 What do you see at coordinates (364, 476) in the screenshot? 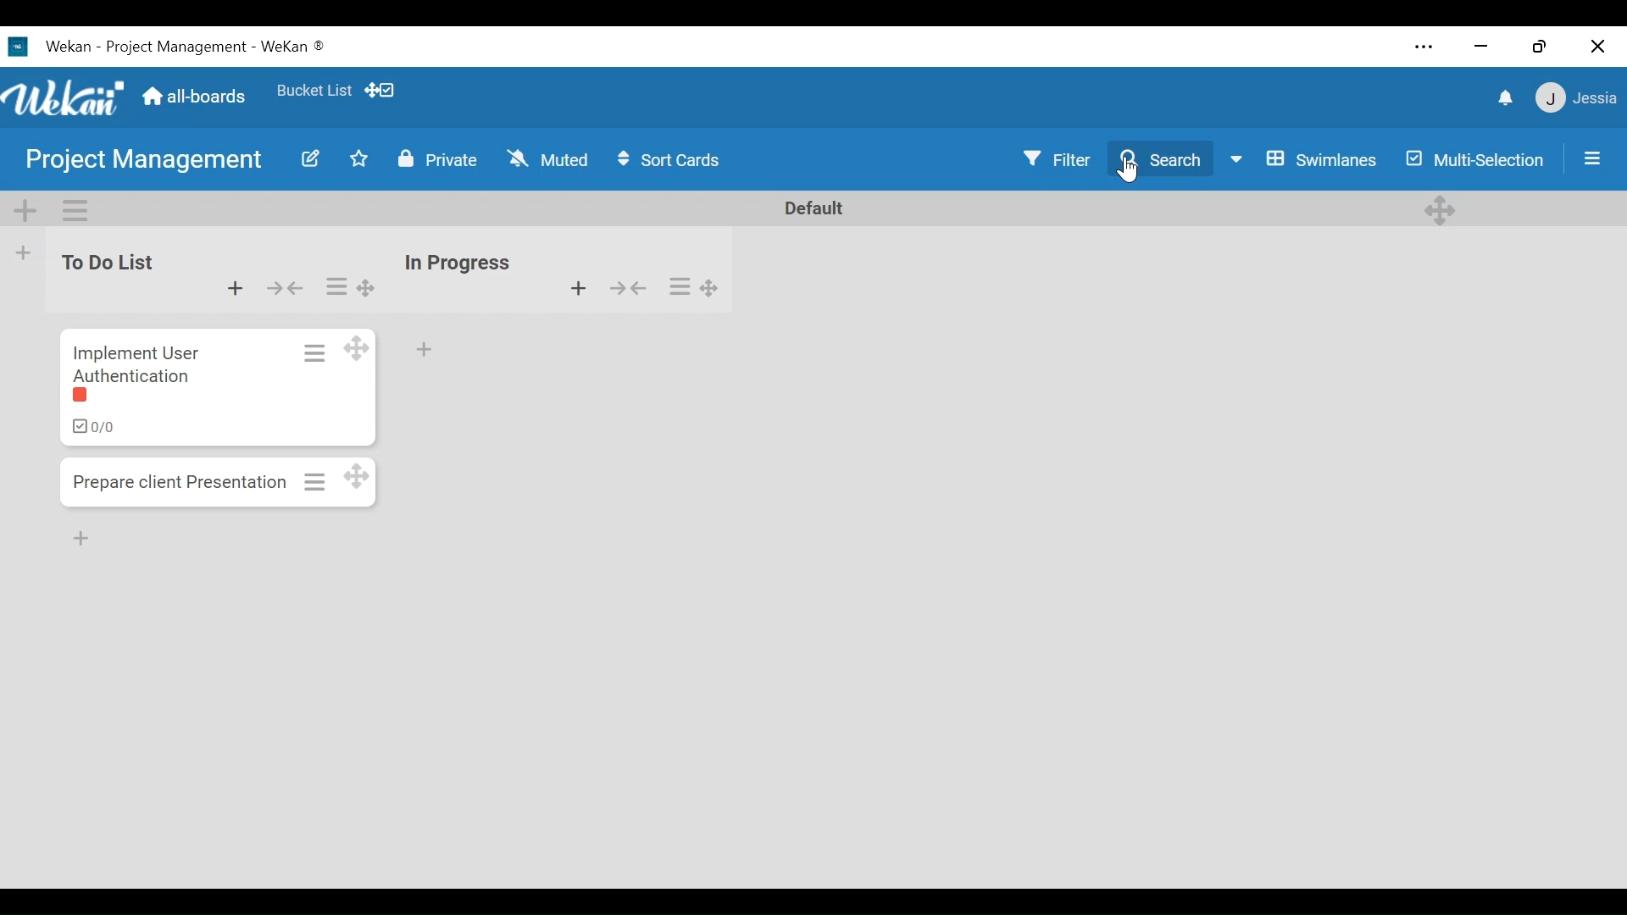
I see `Desktop drag handles` at bounding box center [364, 476].